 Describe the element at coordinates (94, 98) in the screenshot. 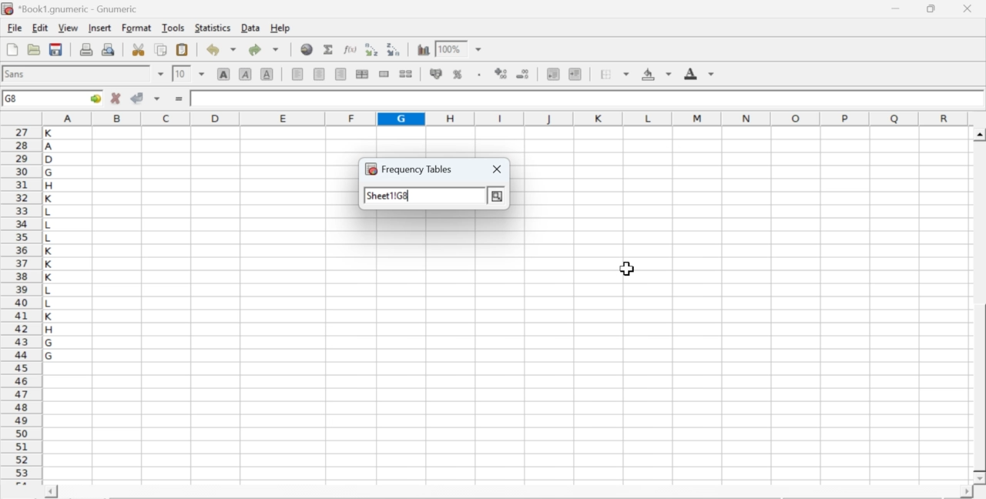

I see `go to` at that location.